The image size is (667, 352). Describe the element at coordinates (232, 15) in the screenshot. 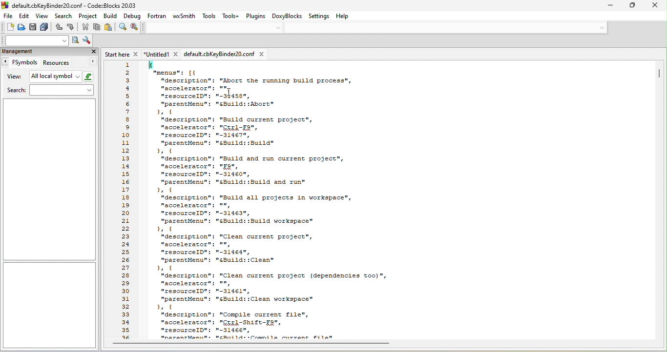

I see `tools++` at that location.